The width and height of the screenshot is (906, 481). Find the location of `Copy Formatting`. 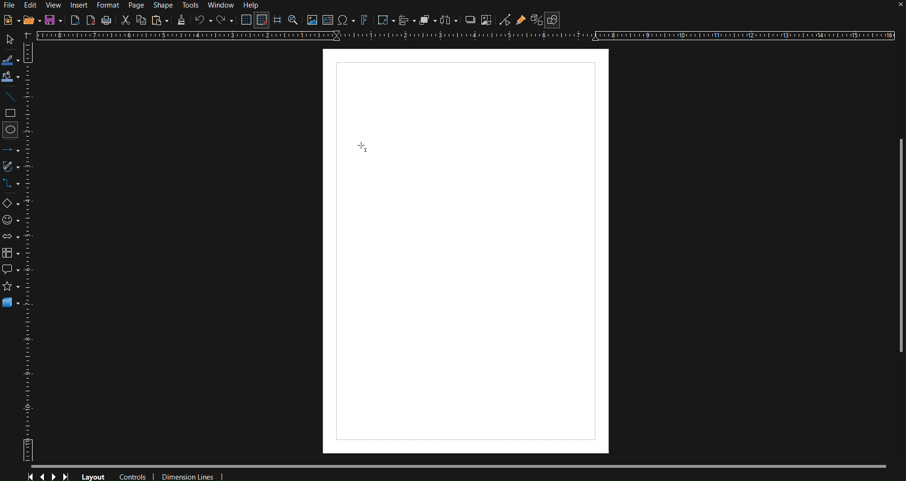

Copy Formatting is located at coordinates (181, 20).